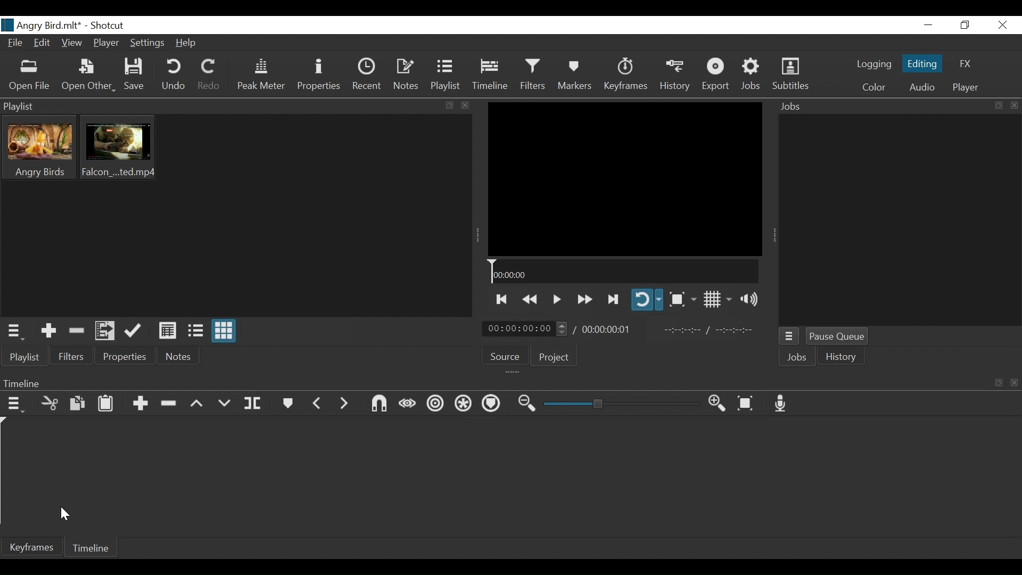 The image size is (1022, 575). Describe the element at coordinates (674, 75) in the screenshot. I see `History` at that location.